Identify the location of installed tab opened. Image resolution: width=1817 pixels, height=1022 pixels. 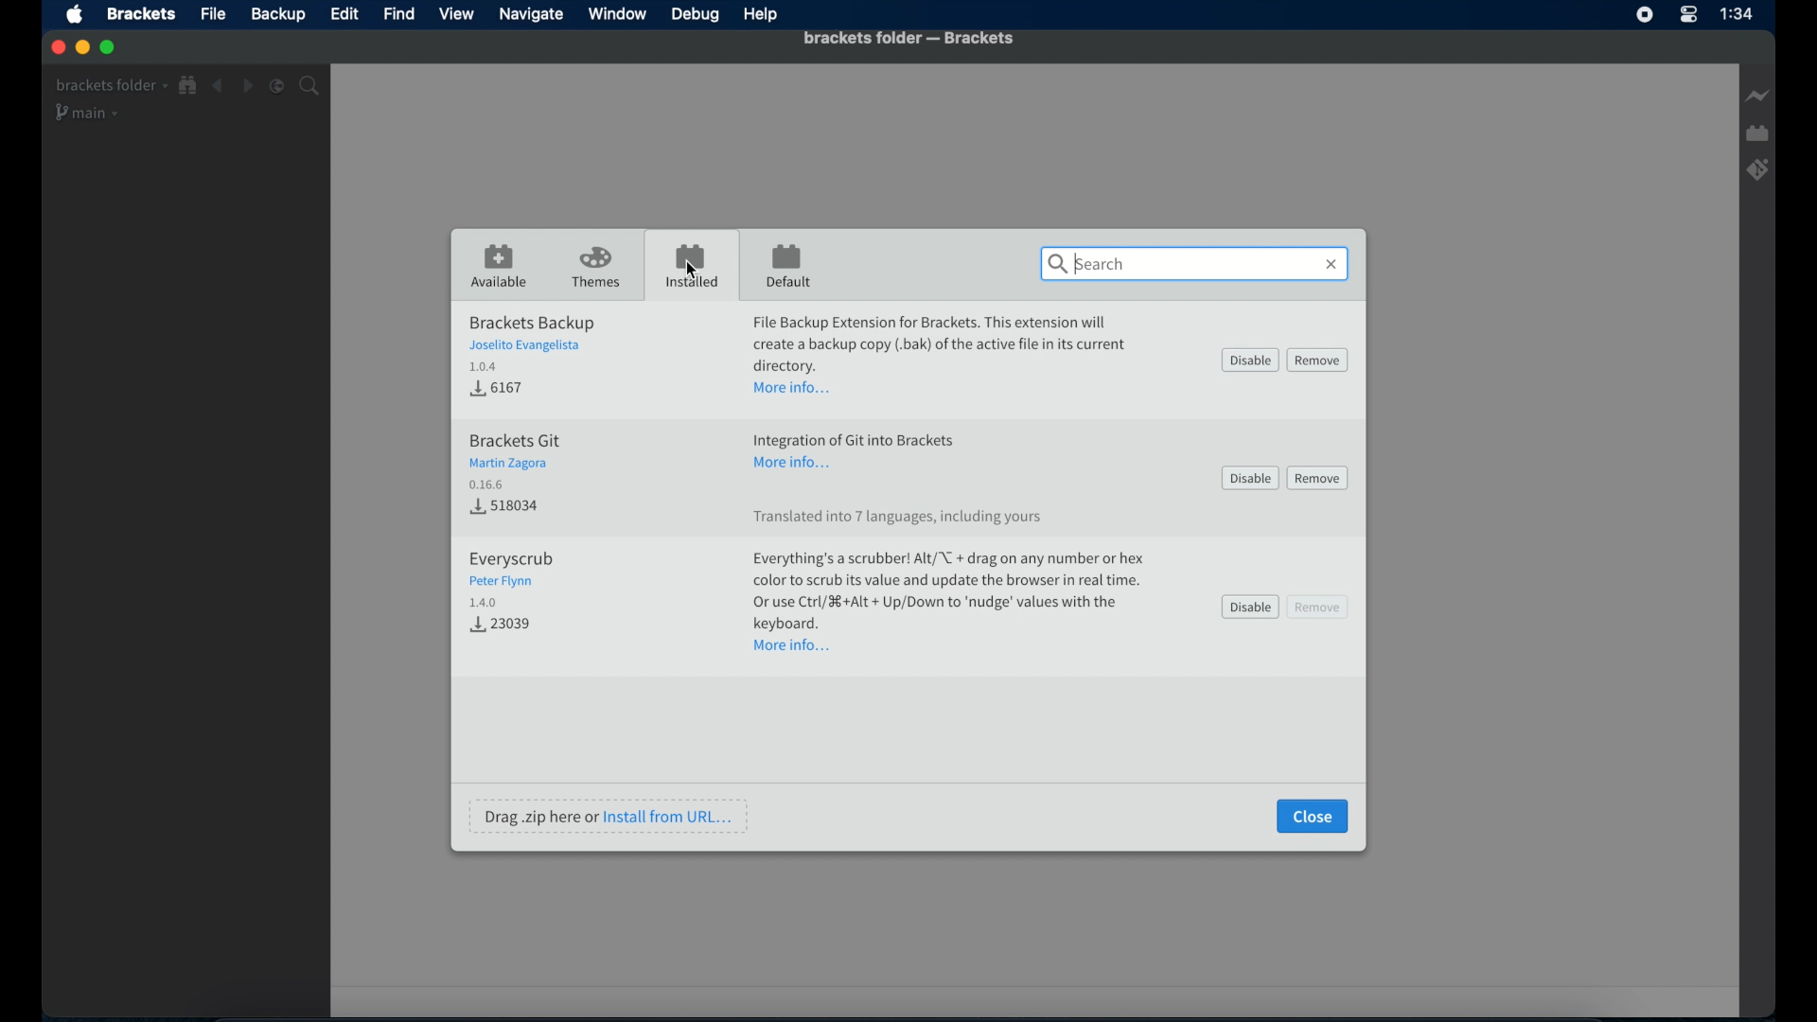
(692, 266).